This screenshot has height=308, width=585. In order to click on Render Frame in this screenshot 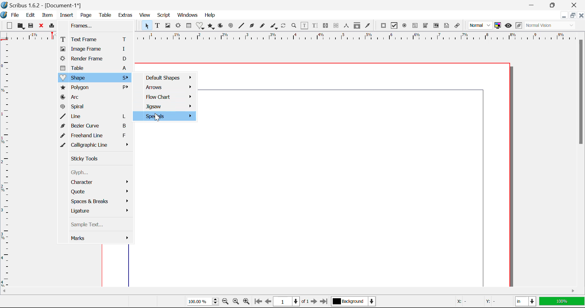, I will do `click(95, 59)`.